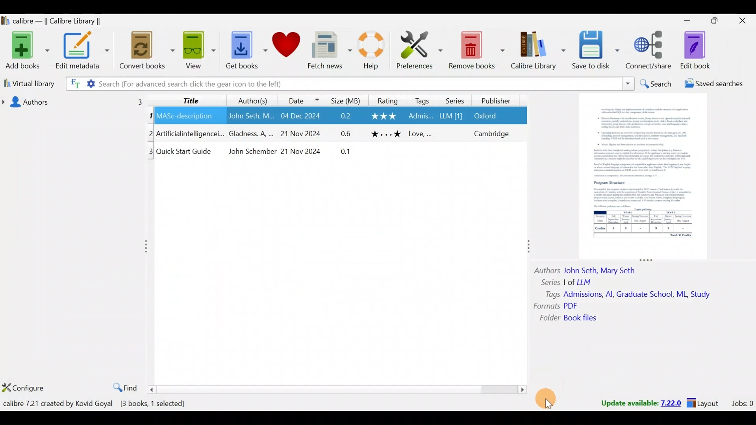 The height and width of the screenshot is (425, 756). Describe the element at coordinates (189, 116) in the screenshot. I see `` at that location.